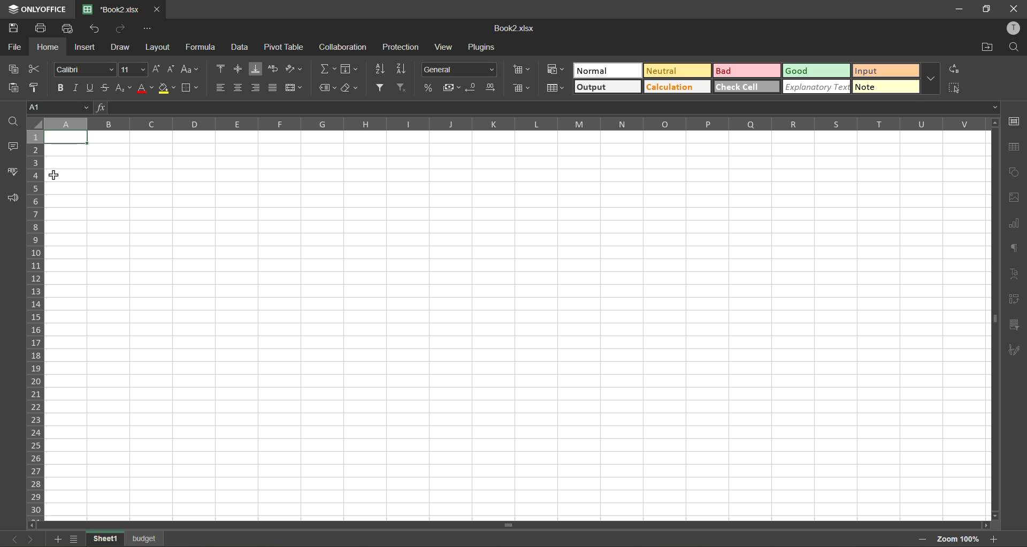 The width and height of the screenshot is (1027, 547). What do you see at coordinates (258, 69) in the screenshot?
I see `align bottom` at bounding box center [258, 69].